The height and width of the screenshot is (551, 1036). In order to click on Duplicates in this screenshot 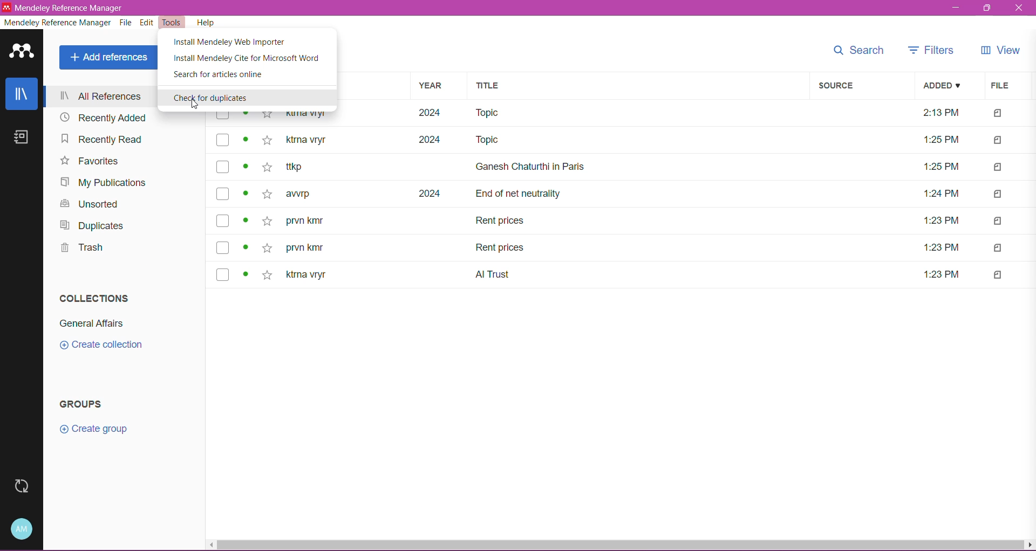, I will do `click(95, 227)`.